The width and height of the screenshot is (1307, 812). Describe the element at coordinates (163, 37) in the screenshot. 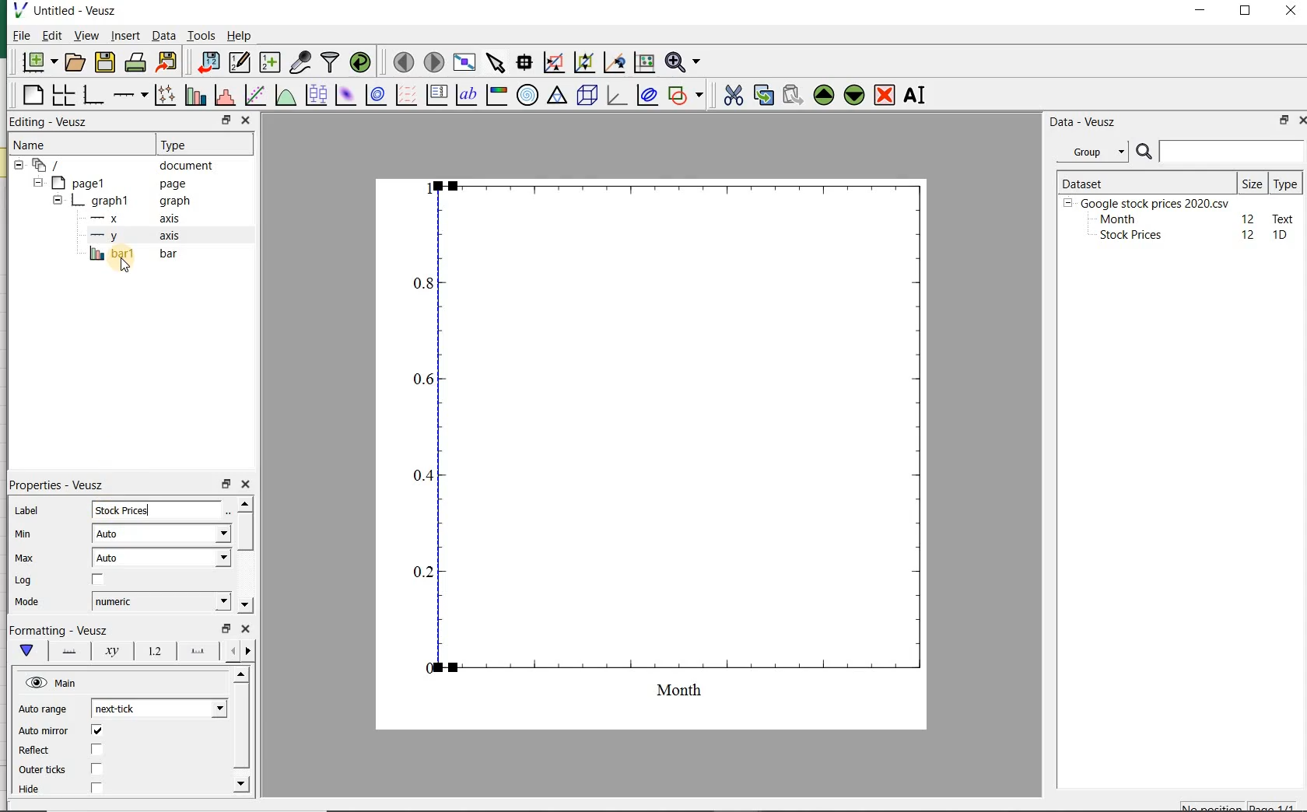

I see `Data` at that location.